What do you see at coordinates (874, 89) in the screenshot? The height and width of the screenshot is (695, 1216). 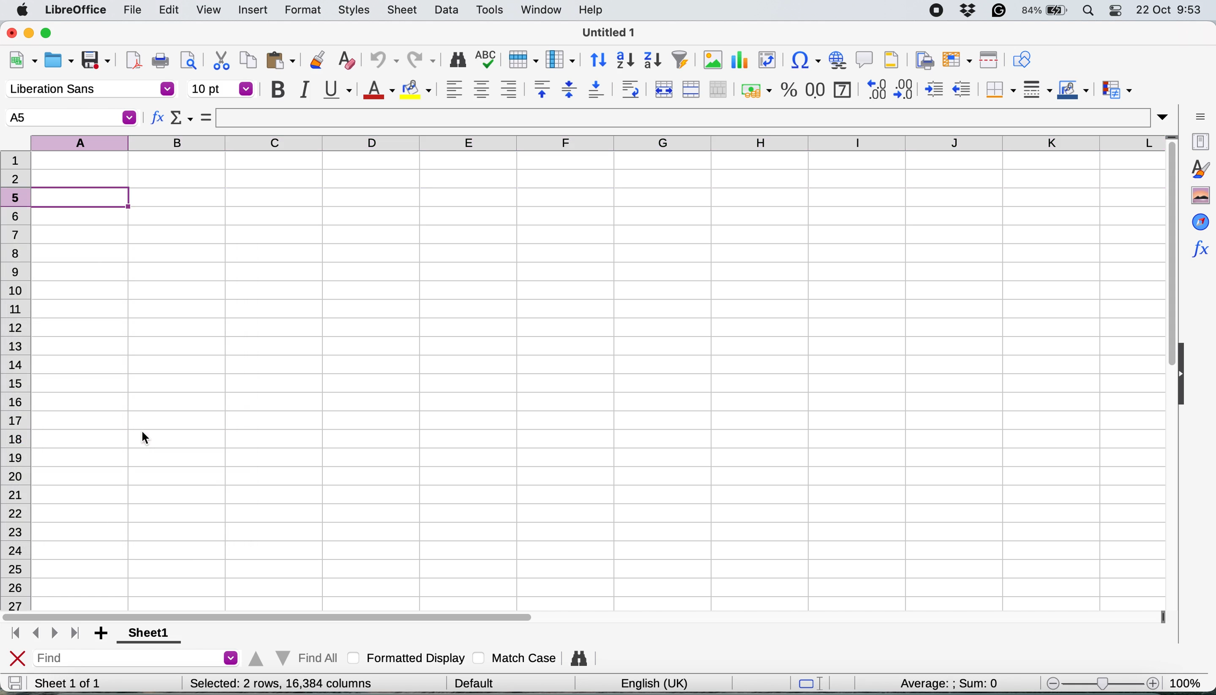 I see `add decimal place` at bounding box center [874, 89].